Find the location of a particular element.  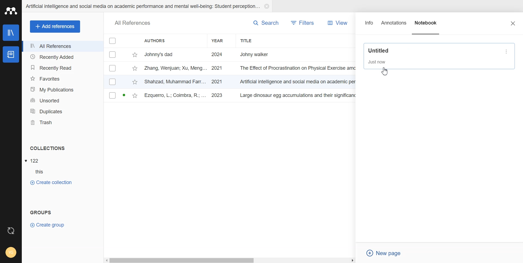

Add references is located at coordinates (55, 27).